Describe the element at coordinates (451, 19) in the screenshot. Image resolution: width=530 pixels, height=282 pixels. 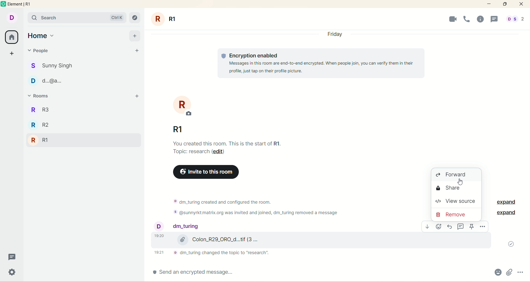
I see `video call` at that location.